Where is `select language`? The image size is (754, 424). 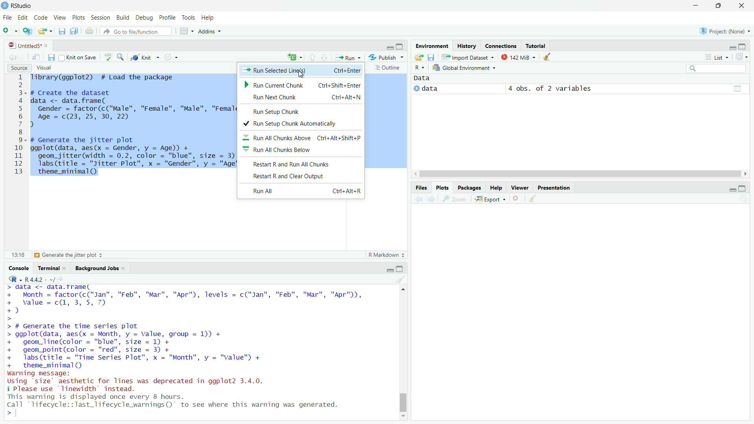
select language is located at coordinates (11, 279).